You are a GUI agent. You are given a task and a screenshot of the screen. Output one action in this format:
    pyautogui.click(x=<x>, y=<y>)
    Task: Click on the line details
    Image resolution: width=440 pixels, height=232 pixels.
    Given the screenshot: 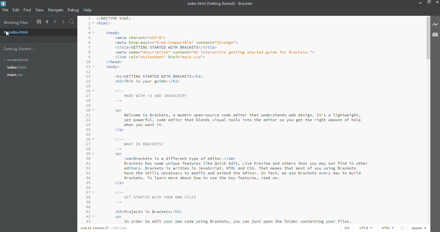 What is the action you would take?
    pyautogui.click(x=107, y=228)
    